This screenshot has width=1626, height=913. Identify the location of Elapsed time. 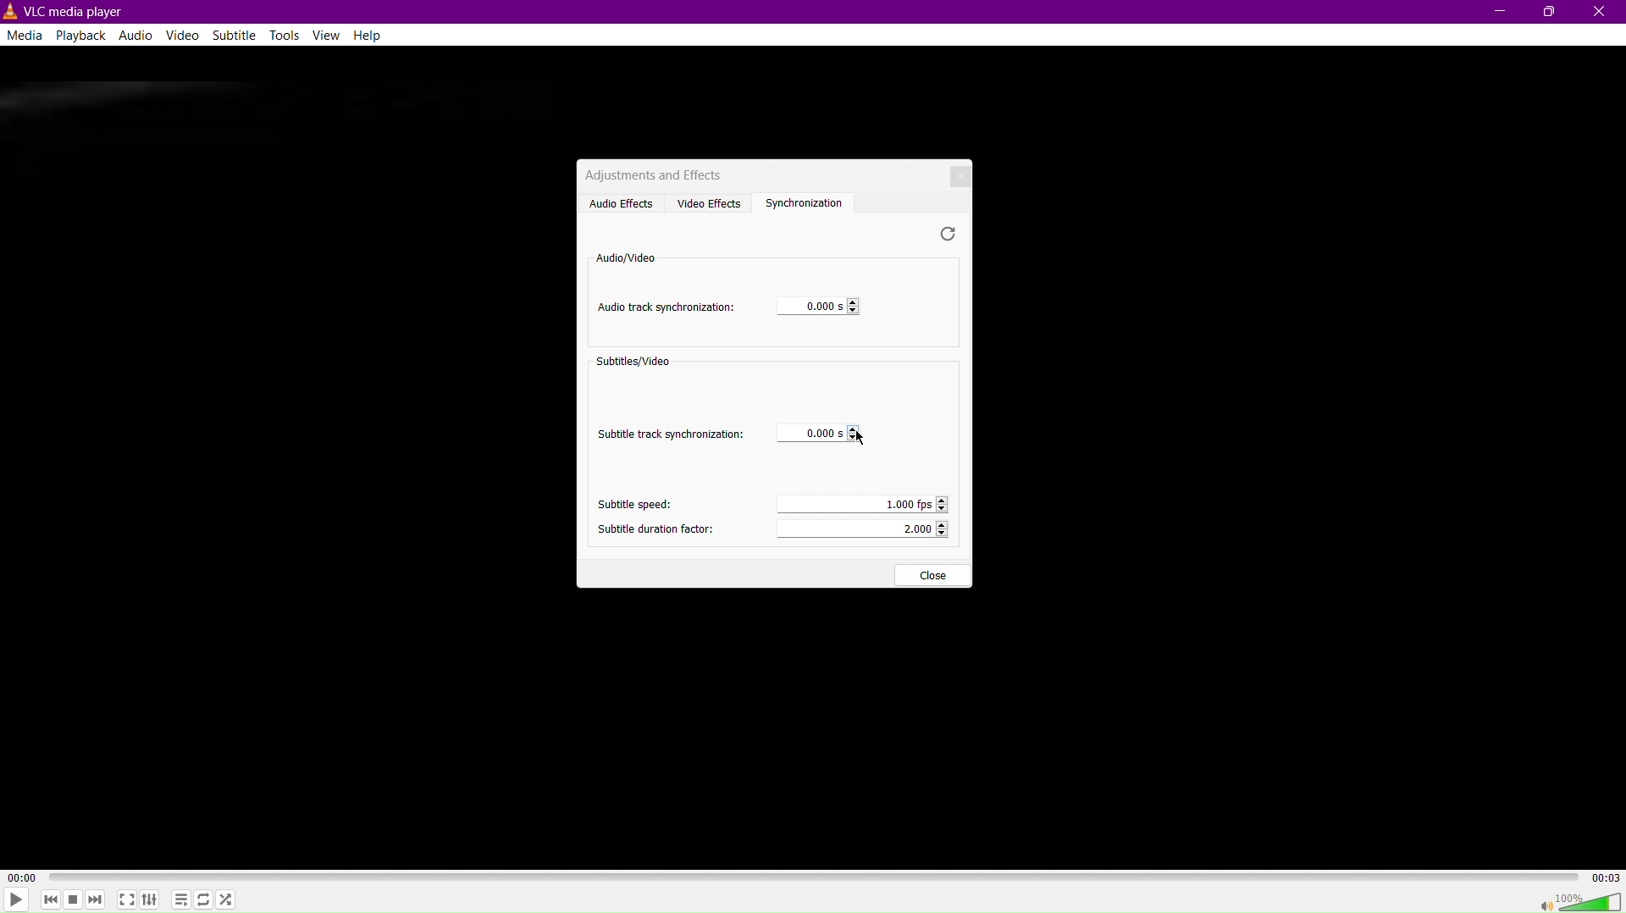
(19, 877).